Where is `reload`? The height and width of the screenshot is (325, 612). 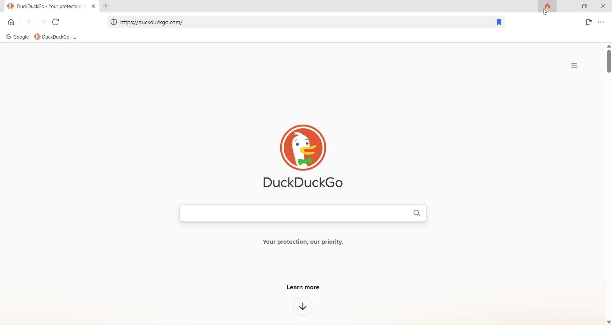
reload is located at coordinates (56, 23).